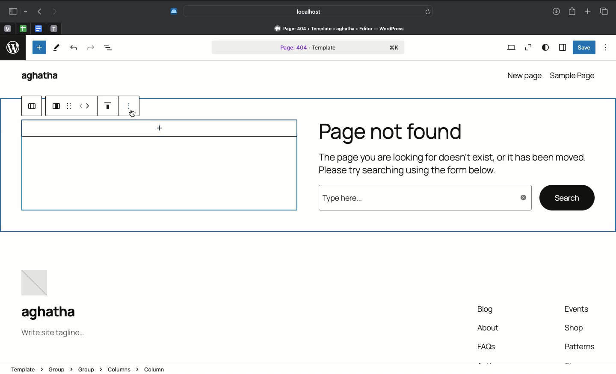 This screenshot has height=374, width=616. Describe the element at coordinates (108, 49) in the screenshot. I see `Document overview` at that location.